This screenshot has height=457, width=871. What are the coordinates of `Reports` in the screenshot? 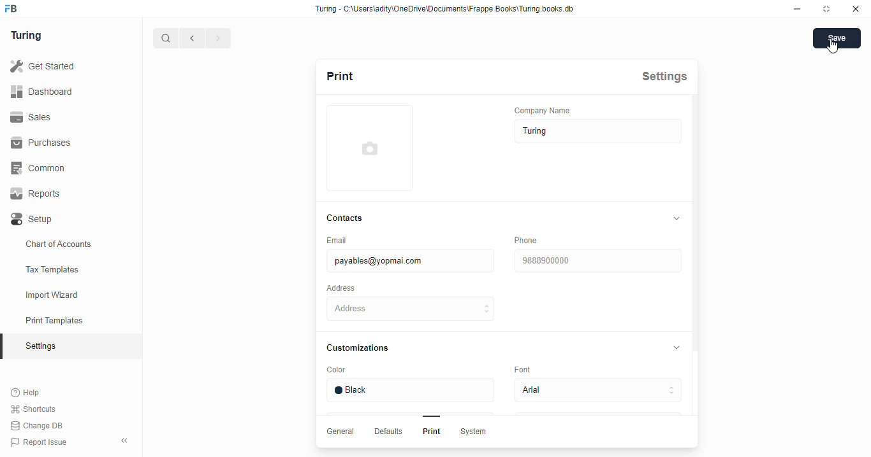 It's located at (40, 194).